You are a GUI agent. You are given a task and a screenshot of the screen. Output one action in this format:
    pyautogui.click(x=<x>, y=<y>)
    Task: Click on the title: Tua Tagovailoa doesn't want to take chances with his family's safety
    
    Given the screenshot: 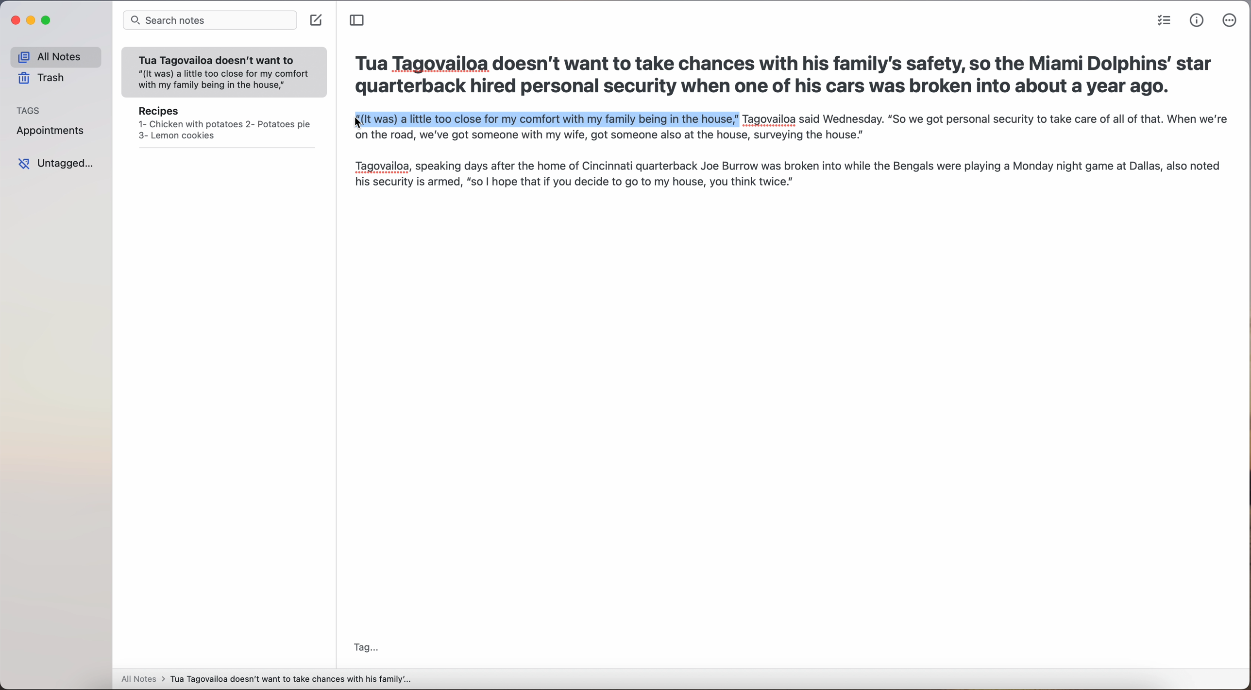 What is the action you would take?
    pyautogui.click(x=784, y=78)
    